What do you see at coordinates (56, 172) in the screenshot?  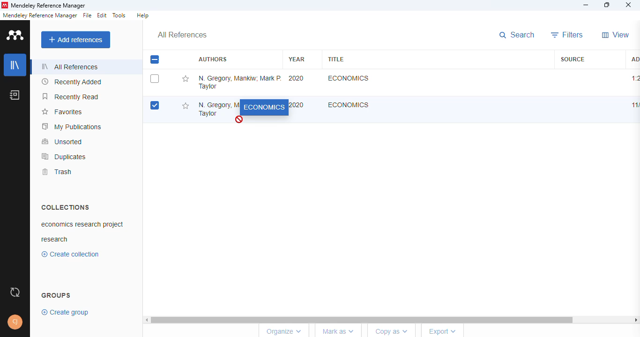 I see `trash` at bounding box center [56, 172].